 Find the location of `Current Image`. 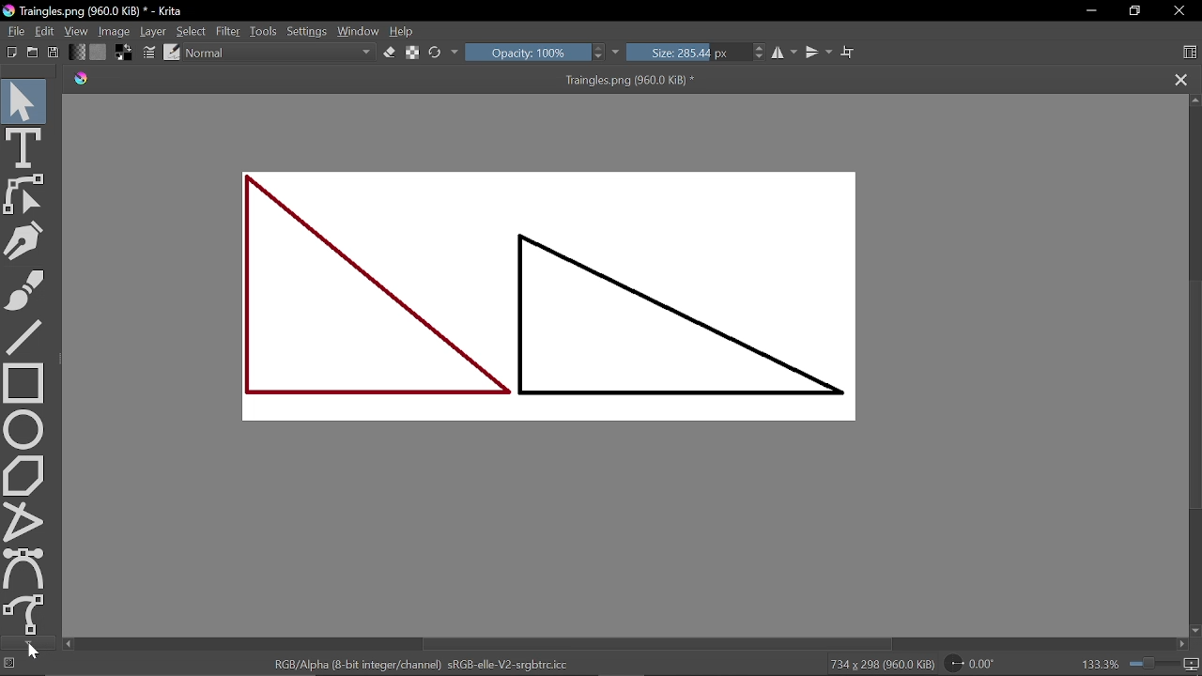

Current Image is located at coordinates (558, 301).